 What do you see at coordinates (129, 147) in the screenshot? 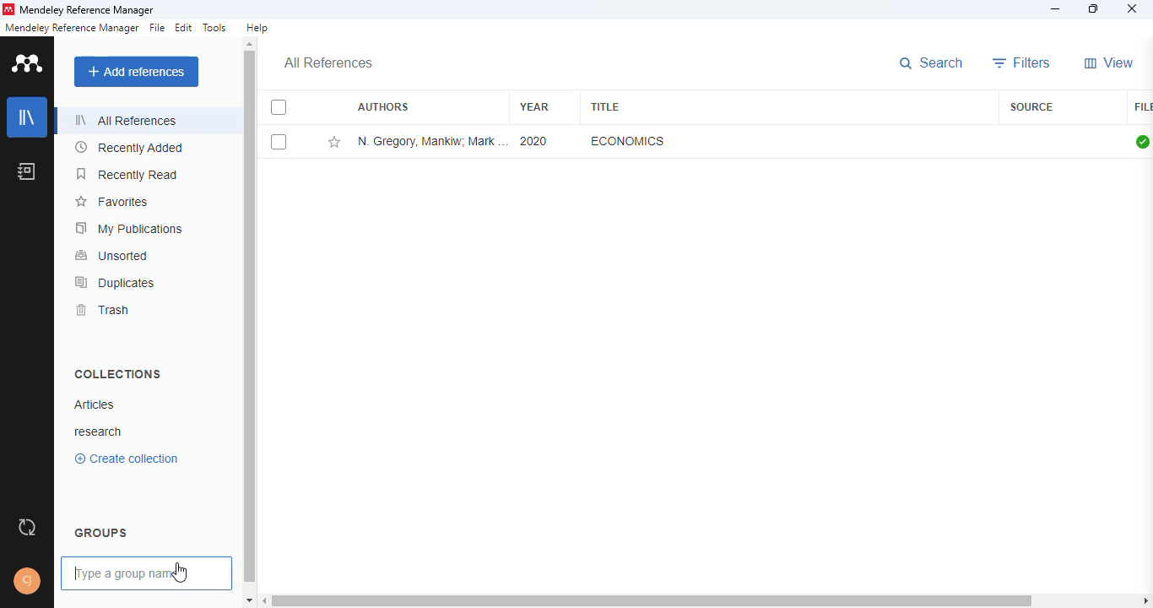
I see `recently added` at bounding box center [129, 147].